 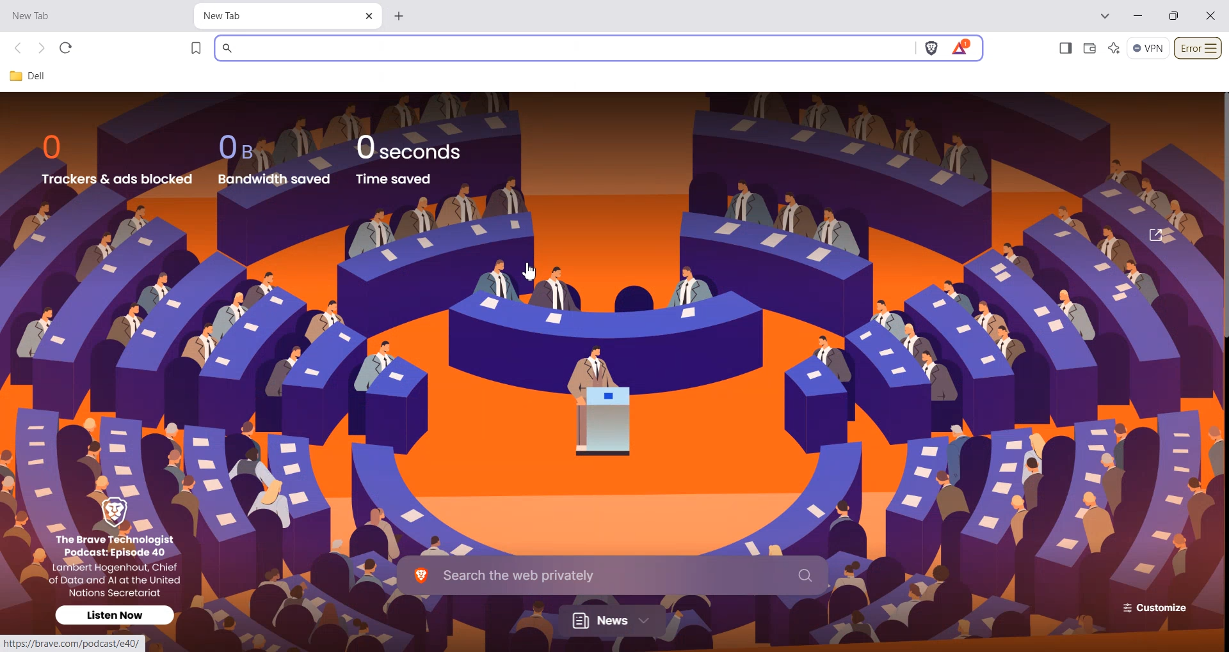 What do you see at coordinates (33, 77) in the screenshot?
I see `Dell File` at bounding box center [33, 77].